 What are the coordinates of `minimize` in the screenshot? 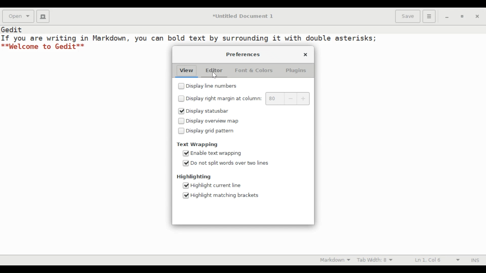 It's located at (446, 17).